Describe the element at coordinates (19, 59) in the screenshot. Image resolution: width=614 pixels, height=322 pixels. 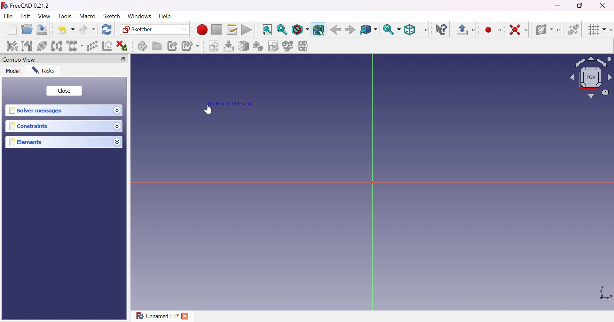
I see `Combo view` at that location.